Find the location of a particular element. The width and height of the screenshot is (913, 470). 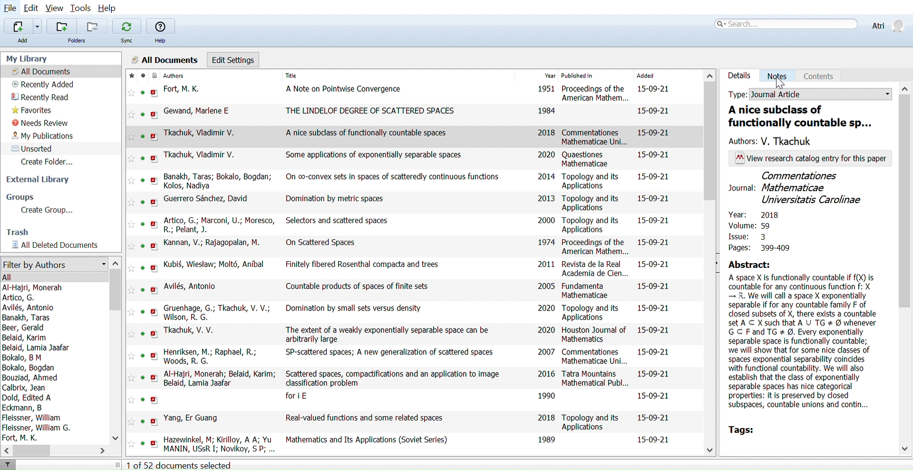

Fort, M. K. is located at coordinates (23, 438).